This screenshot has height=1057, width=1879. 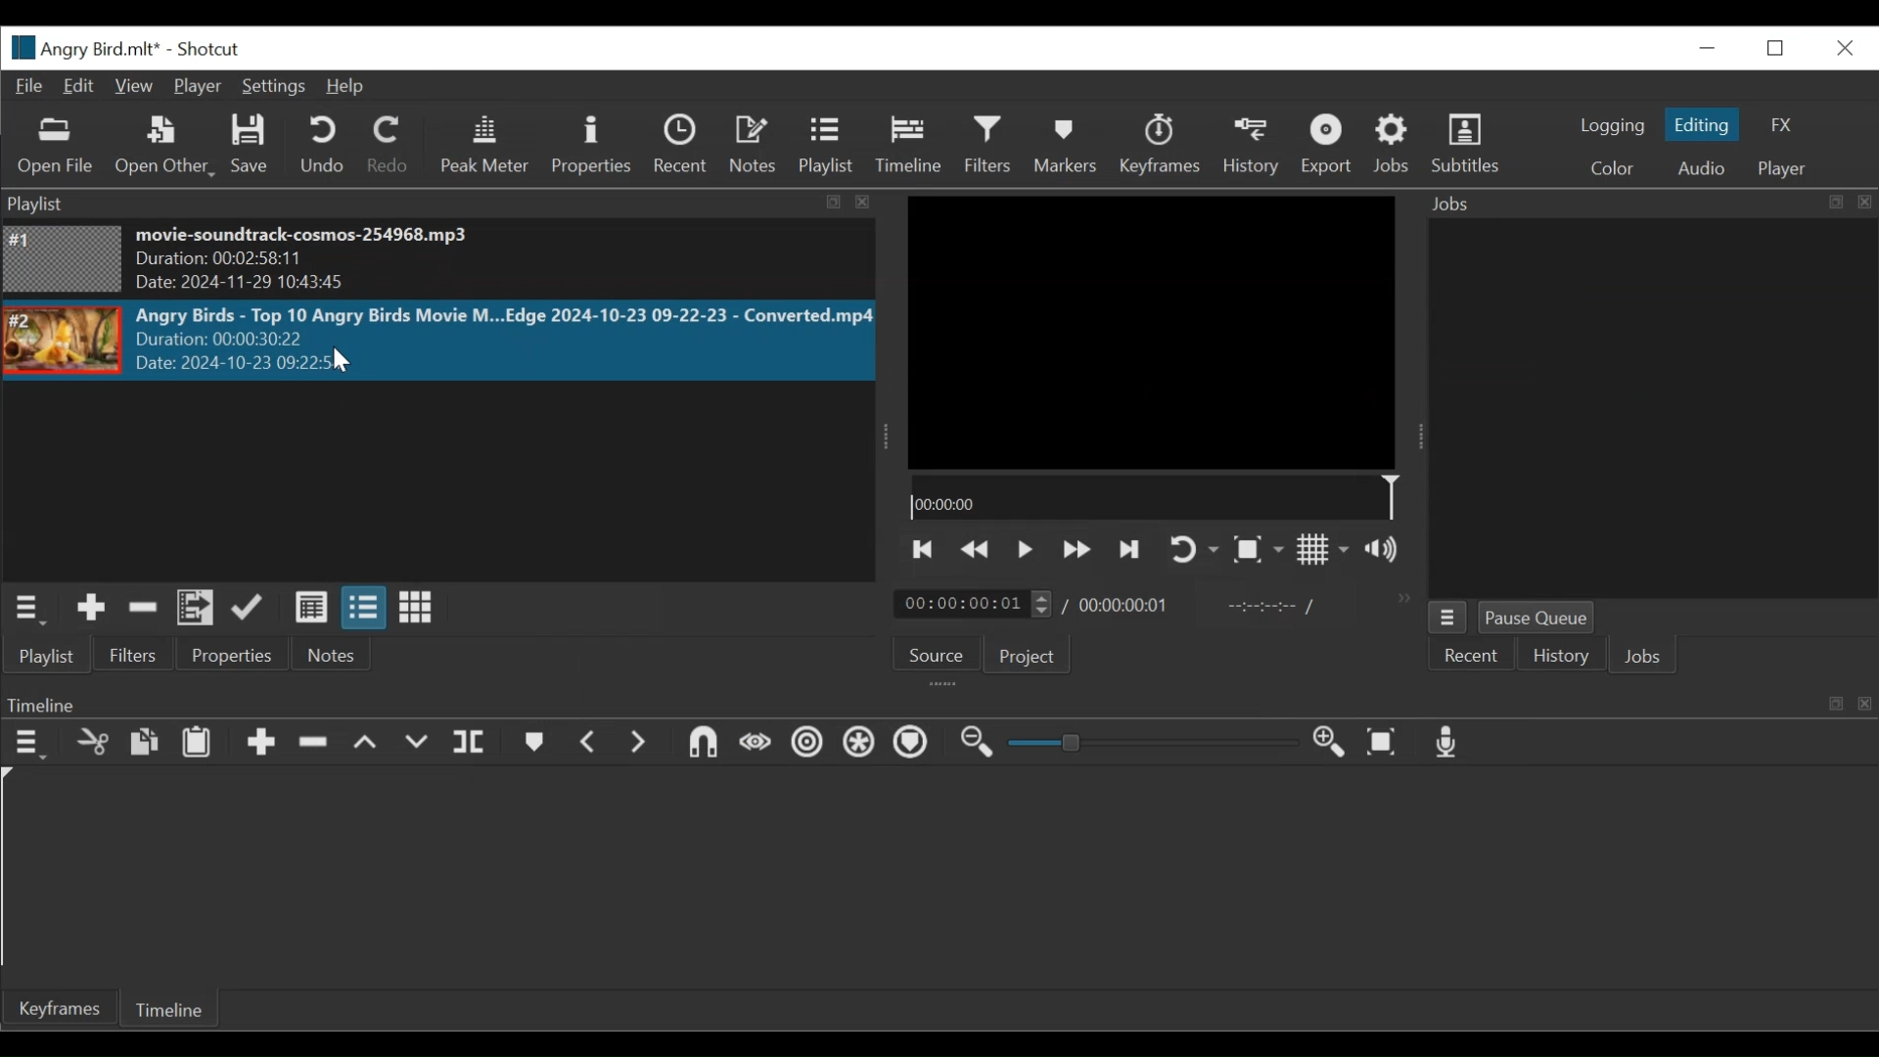 I want to click on Subtitles, so click(x=1473, y=146).